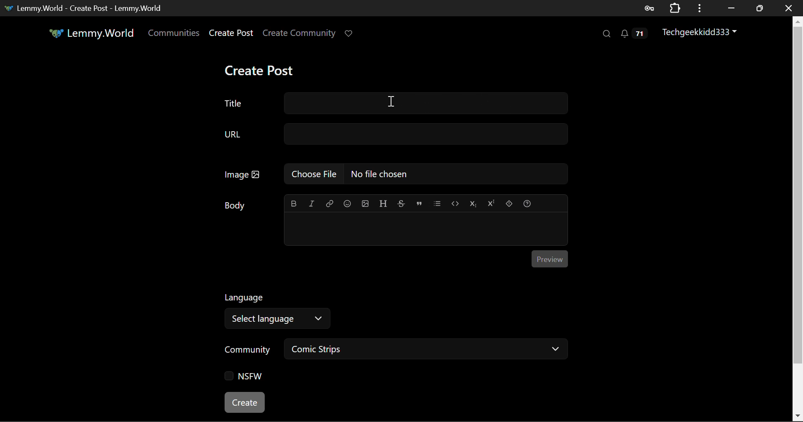 The width and height of the screenshot is (803, 422). What do you see at coordinates (698, 8) in the screenshot?
I see `Options` at bounding box center [698, 8].